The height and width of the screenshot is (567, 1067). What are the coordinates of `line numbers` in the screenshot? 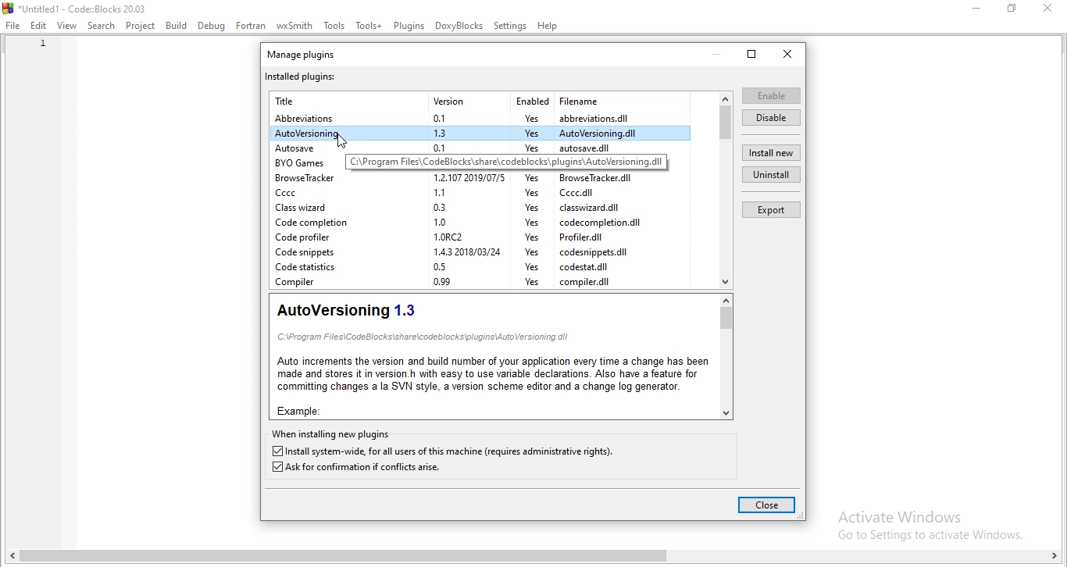 It's located at (40, 58).